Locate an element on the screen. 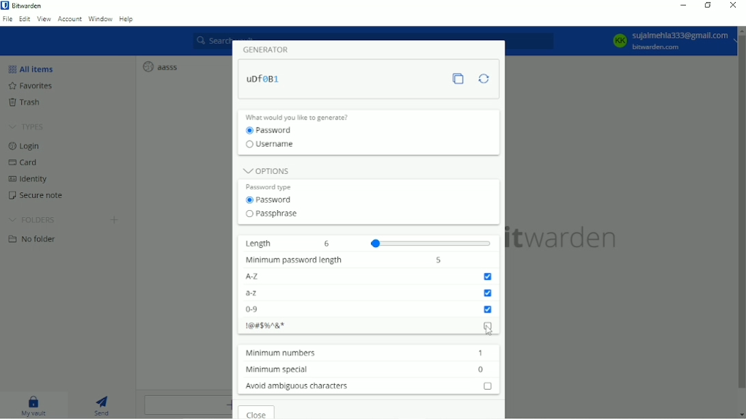  uppercase letters checkbox is located at coordinates (488, 278).